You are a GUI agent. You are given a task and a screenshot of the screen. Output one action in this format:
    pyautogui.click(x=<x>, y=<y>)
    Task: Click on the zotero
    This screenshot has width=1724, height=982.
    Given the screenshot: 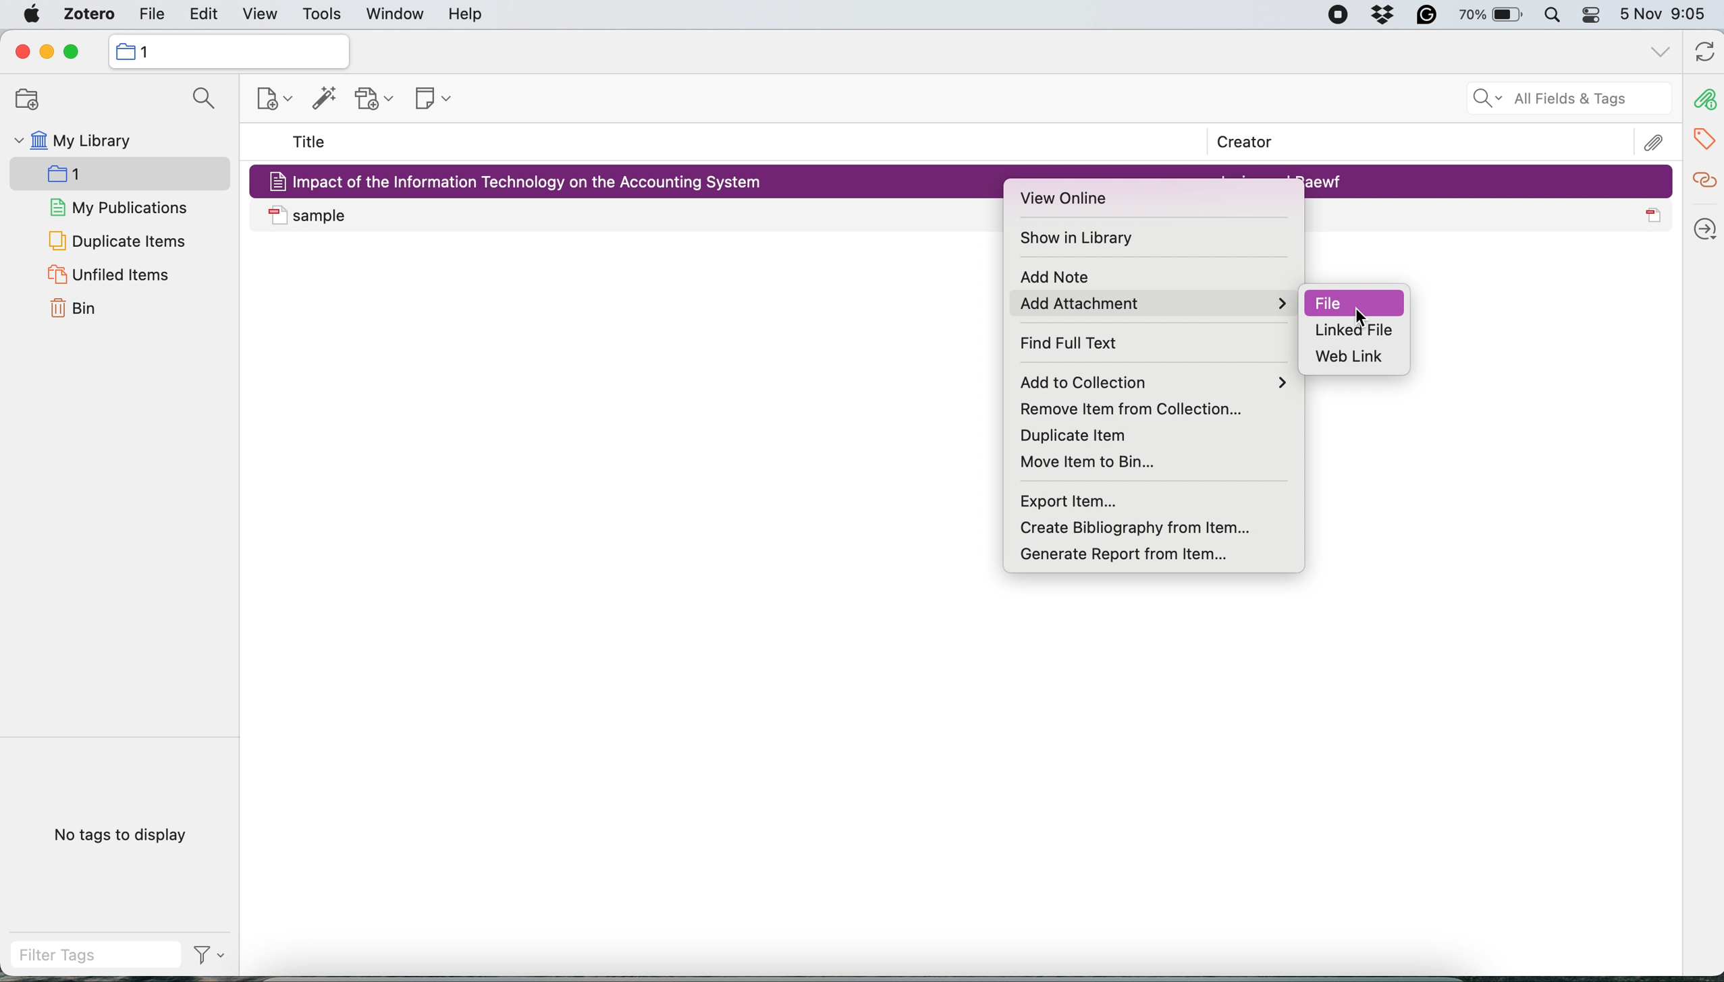 What is the action you would take?
    pyautogui.click(x=84, y=16)
    